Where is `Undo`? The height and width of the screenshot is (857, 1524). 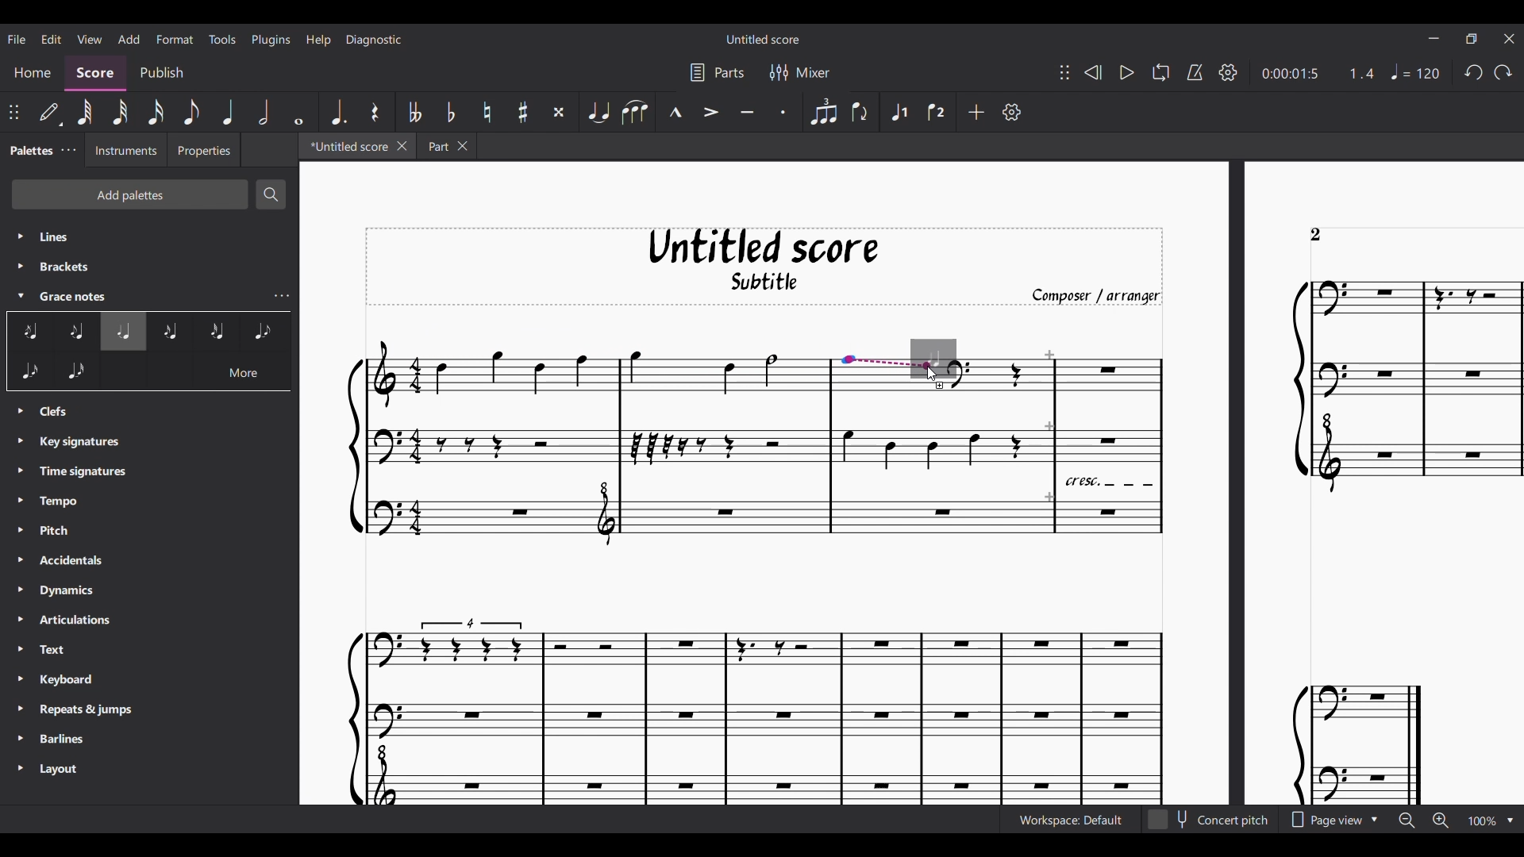
Undo is located at coordinates (1473, 73).